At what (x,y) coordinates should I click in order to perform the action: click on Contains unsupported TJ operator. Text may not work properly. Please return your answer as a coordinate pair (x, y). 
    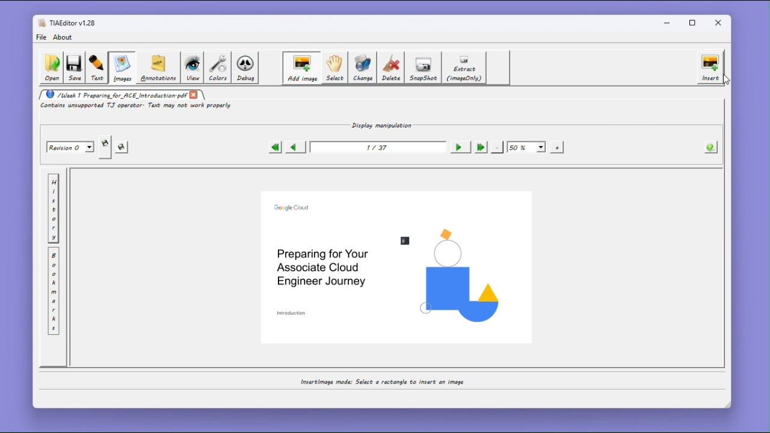
    Looking at the image, I should click on (138, 106).